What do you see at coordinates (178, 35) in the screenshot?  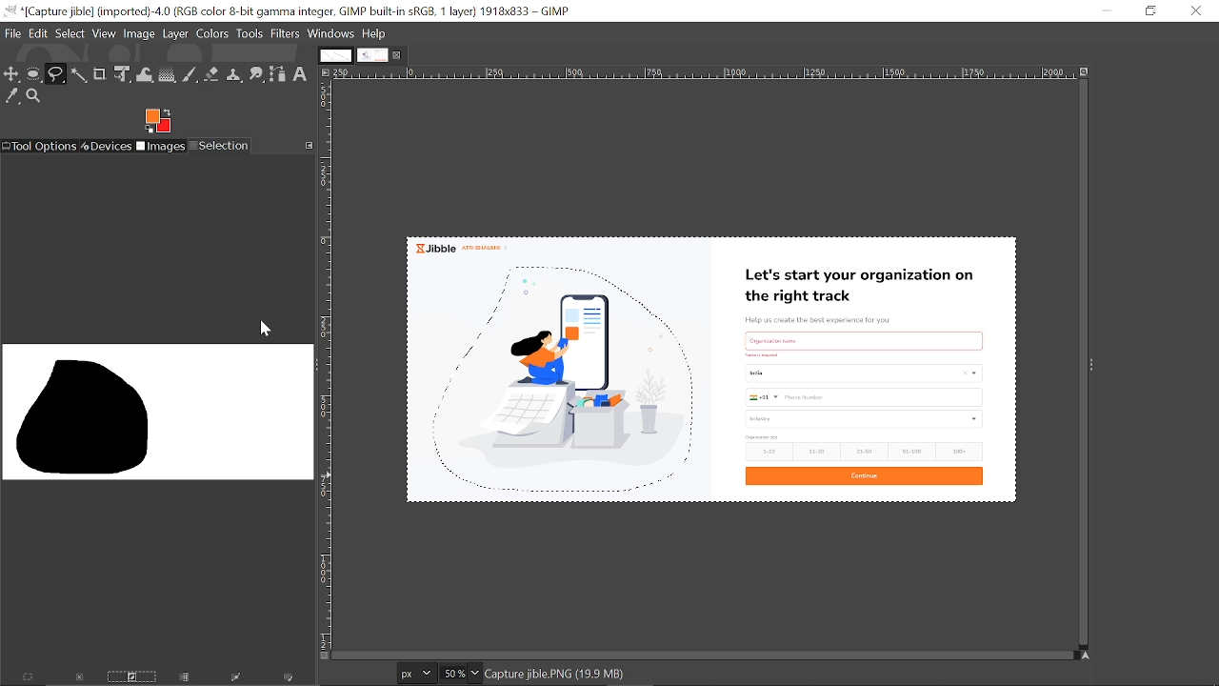 I see `Layer` at bounding box center [178, 35].